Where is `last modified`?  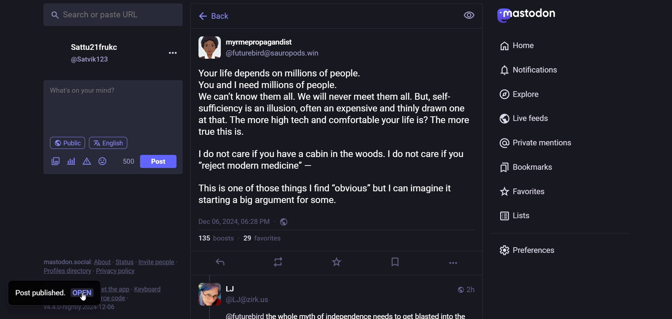 last modified is located at coordinates (234, 222).